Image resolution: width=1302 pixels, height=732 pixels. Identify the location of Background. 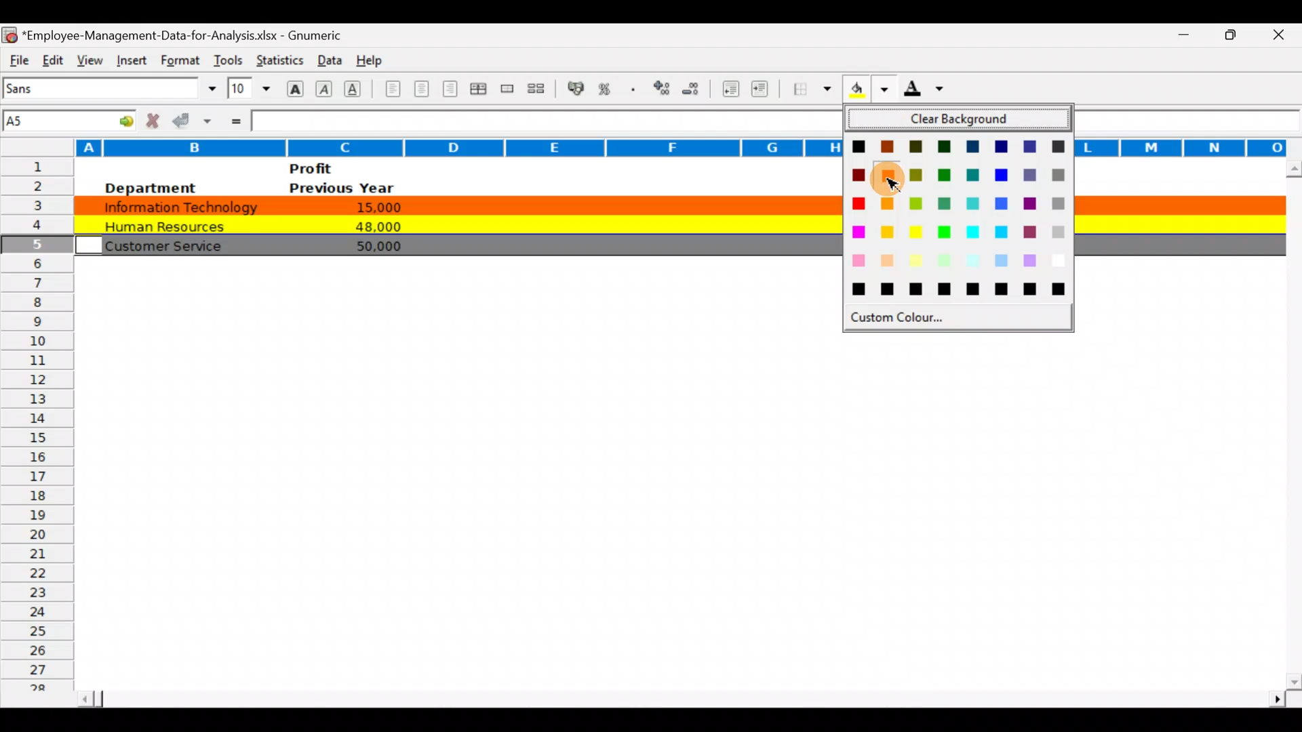
(867, 93).